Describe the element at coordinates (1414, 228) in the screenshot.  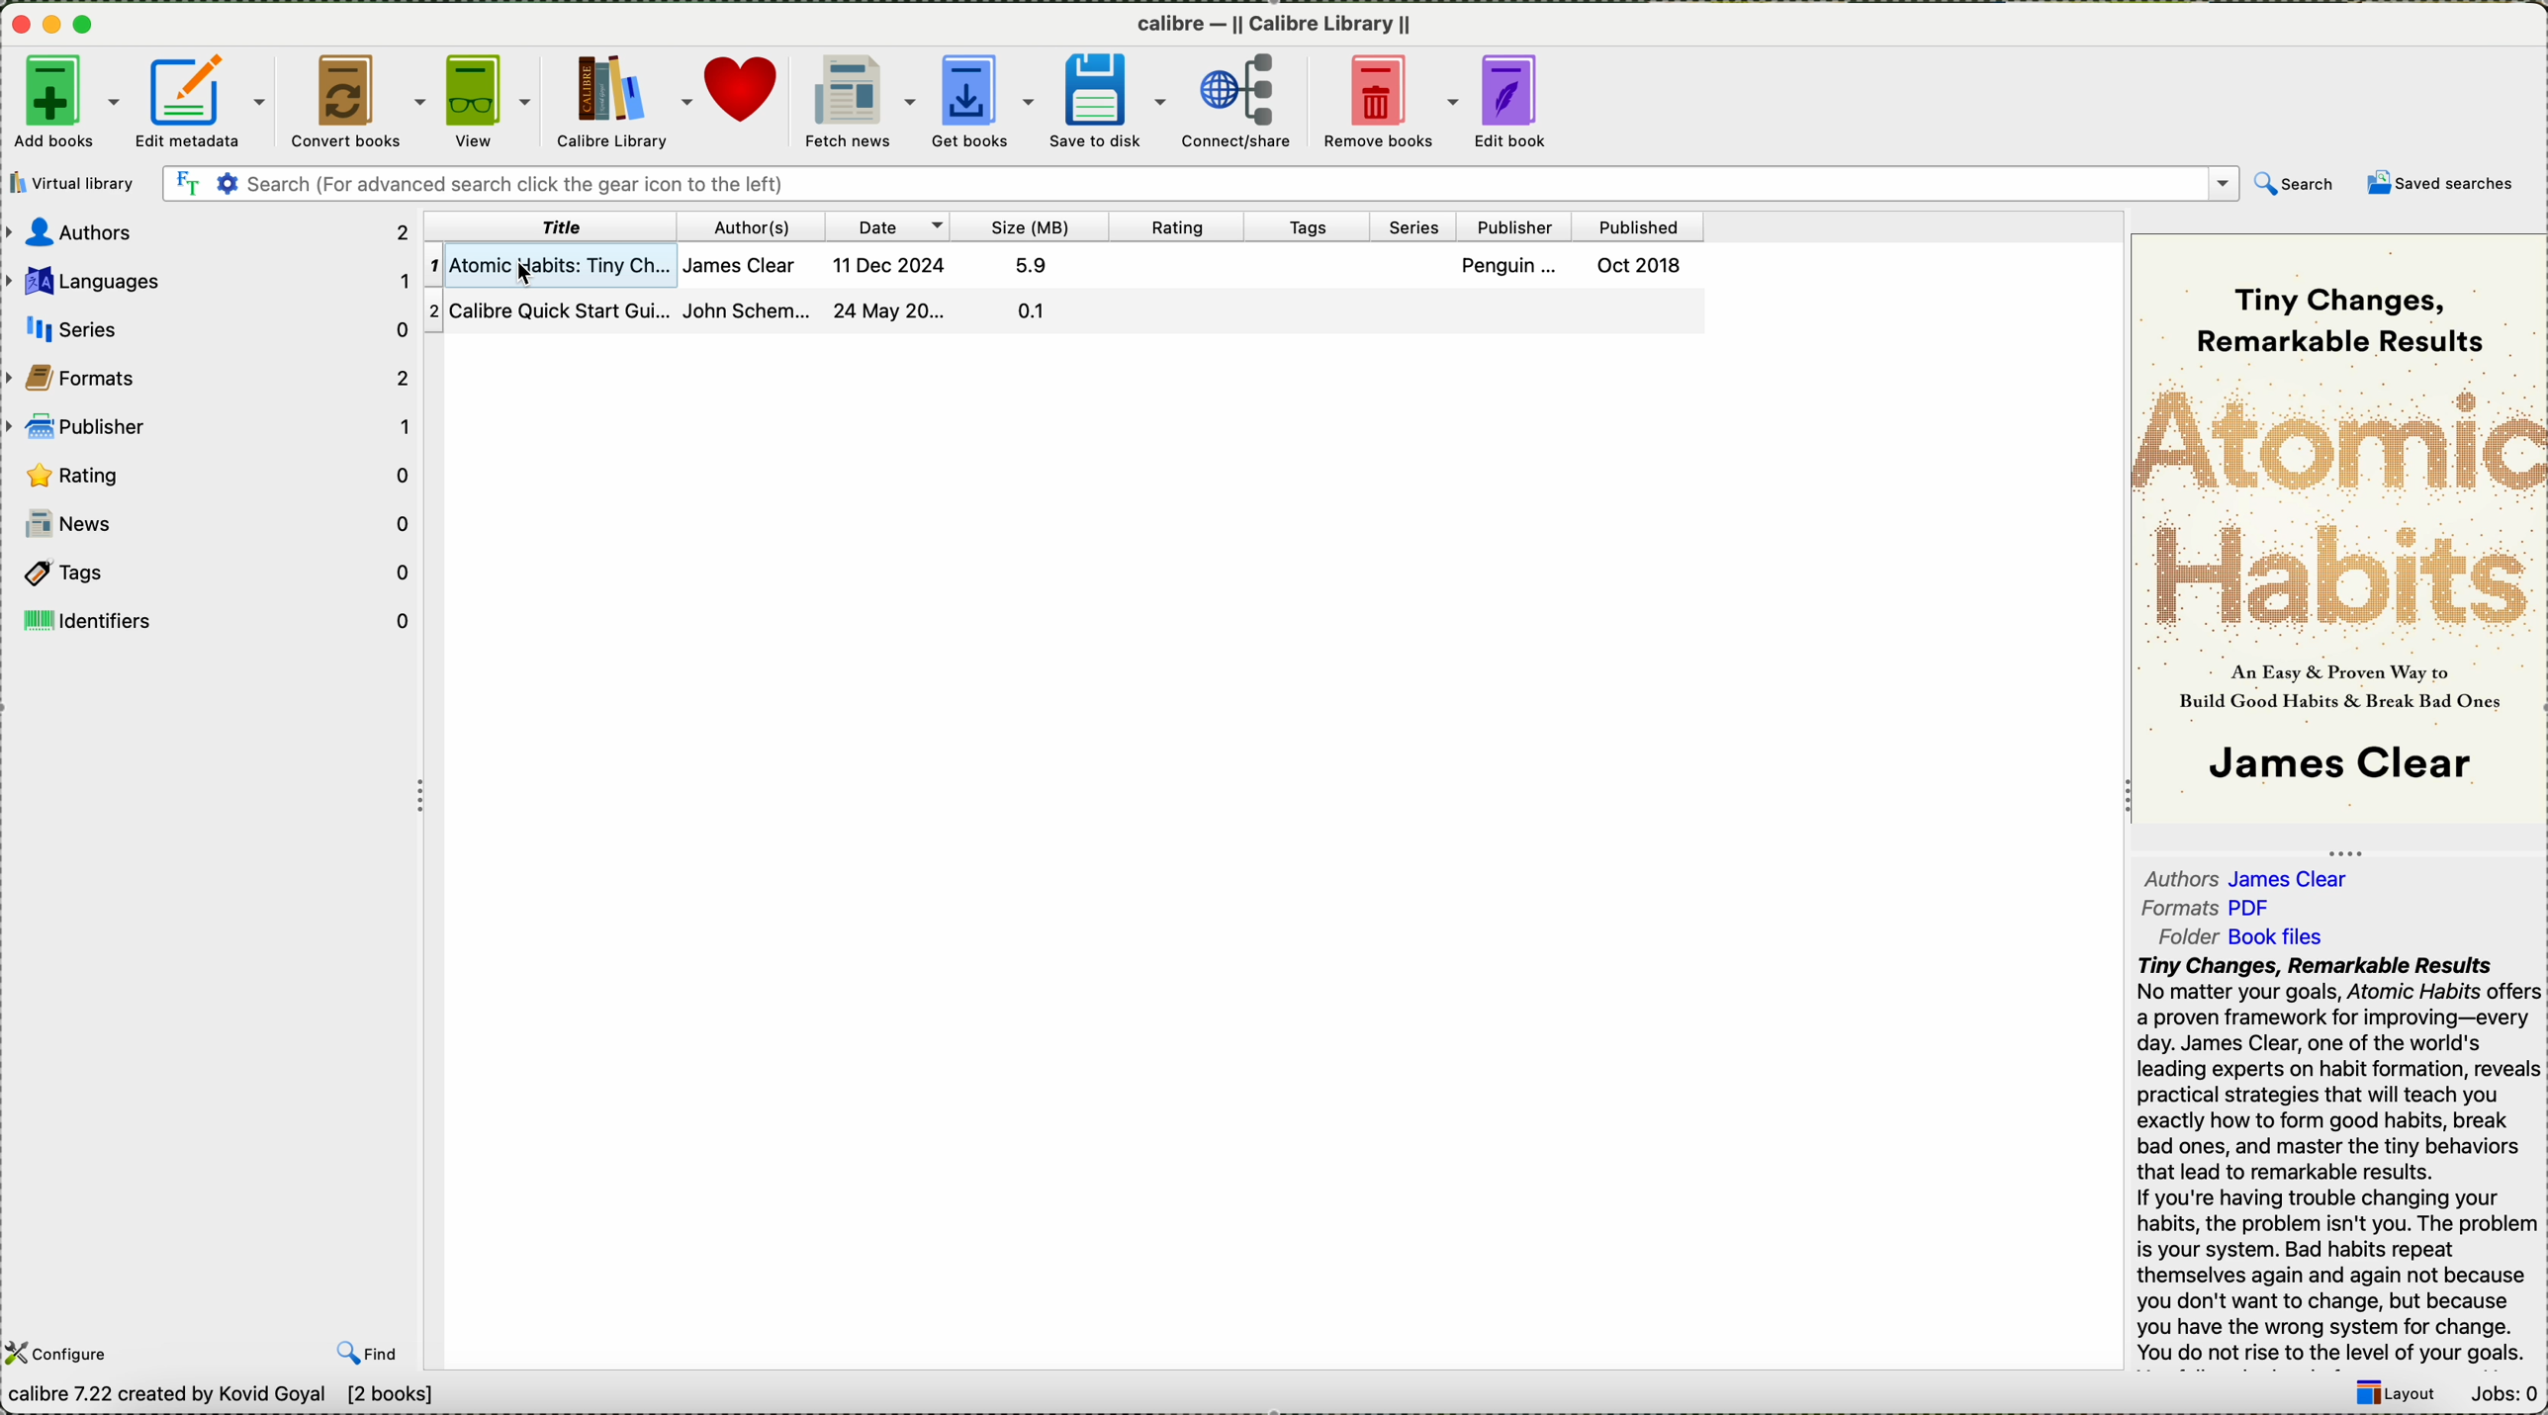
I see `series` at that location.